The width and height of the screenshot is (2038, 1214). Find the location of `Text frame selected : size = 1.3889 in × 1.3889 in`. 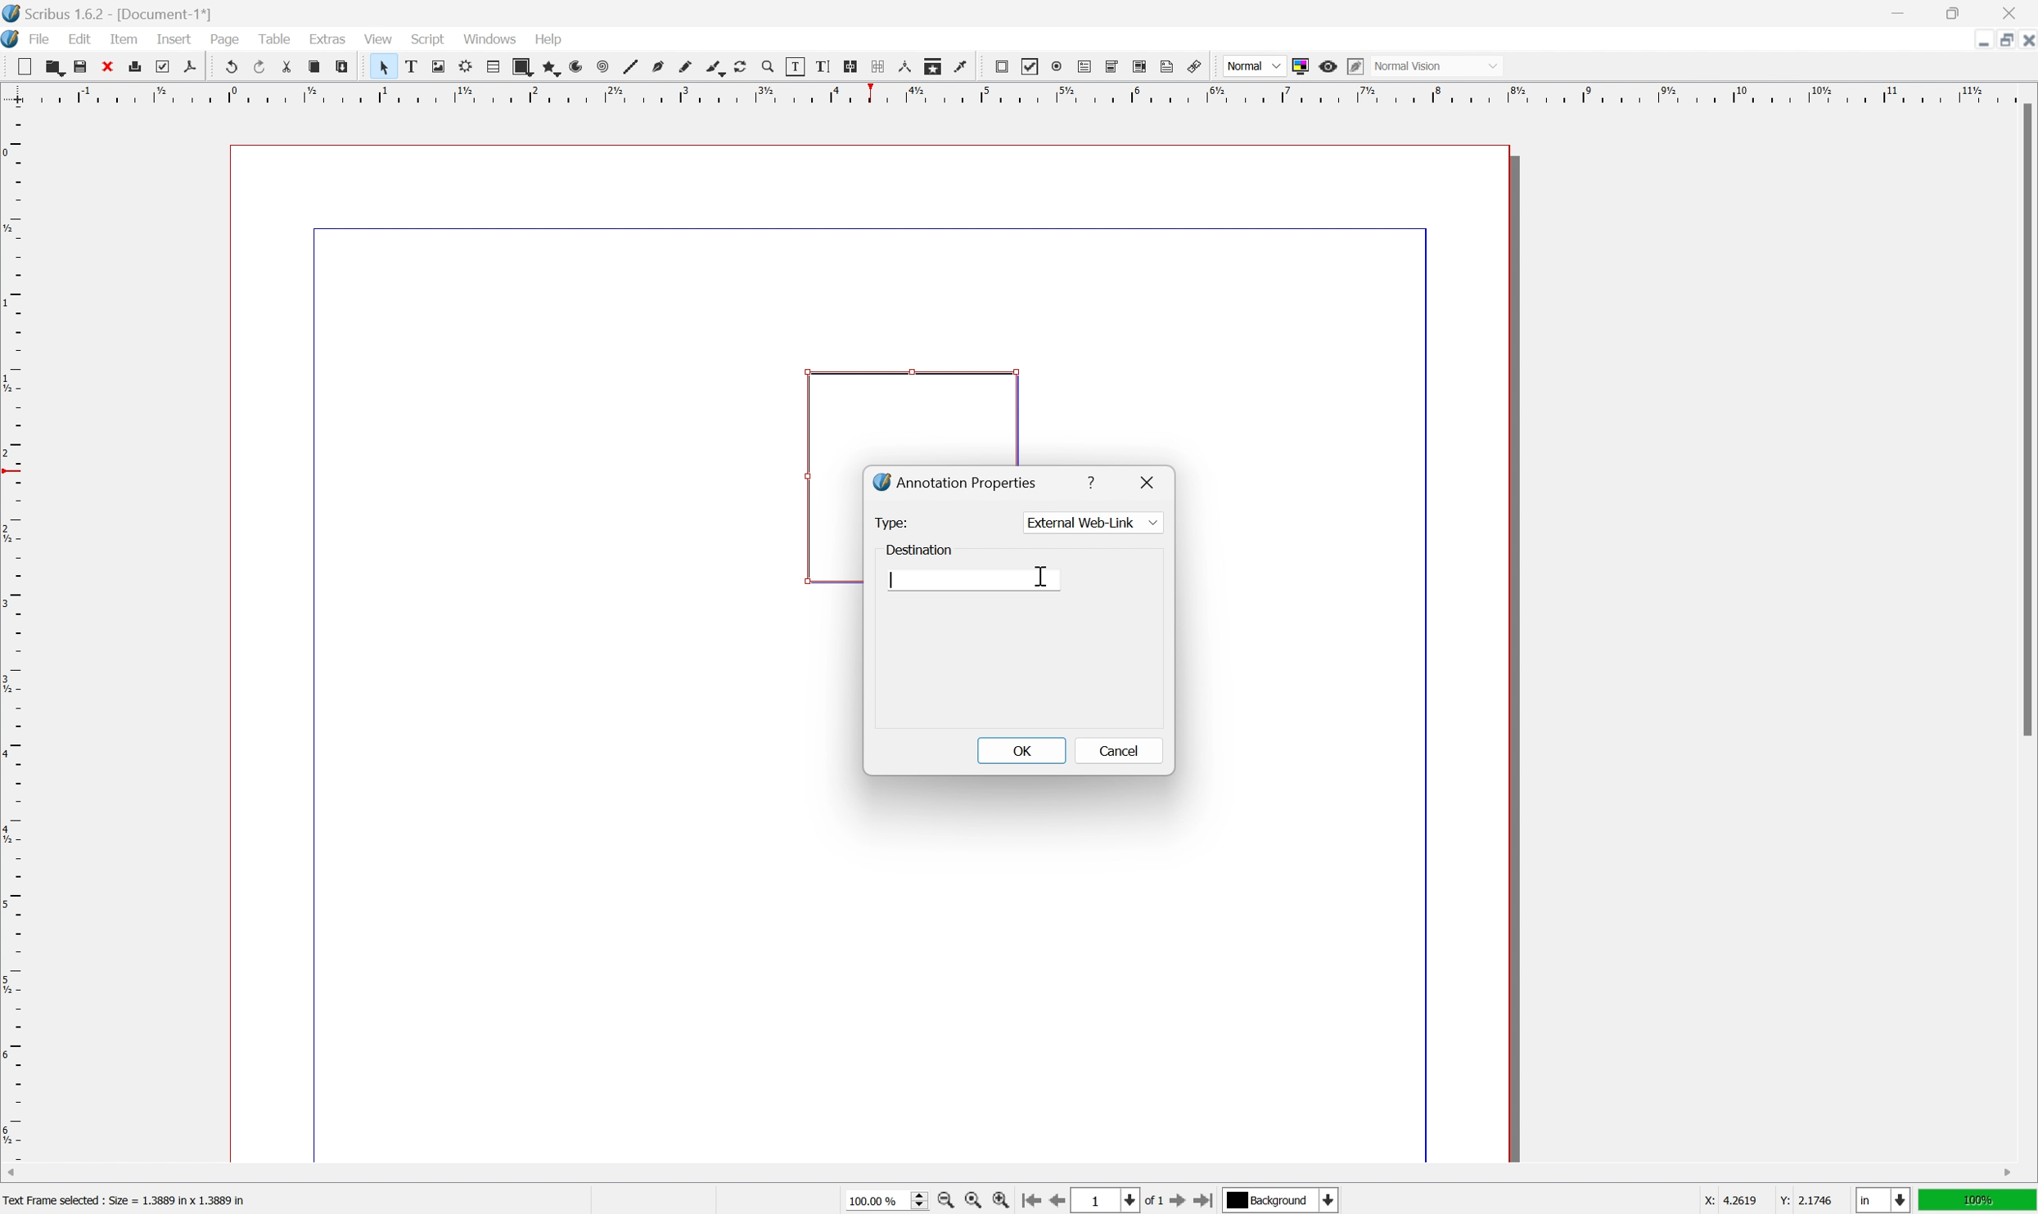

Text frame selected : size = 1.3889 in × 1.3889 in is located at coordinates (128, 1198).